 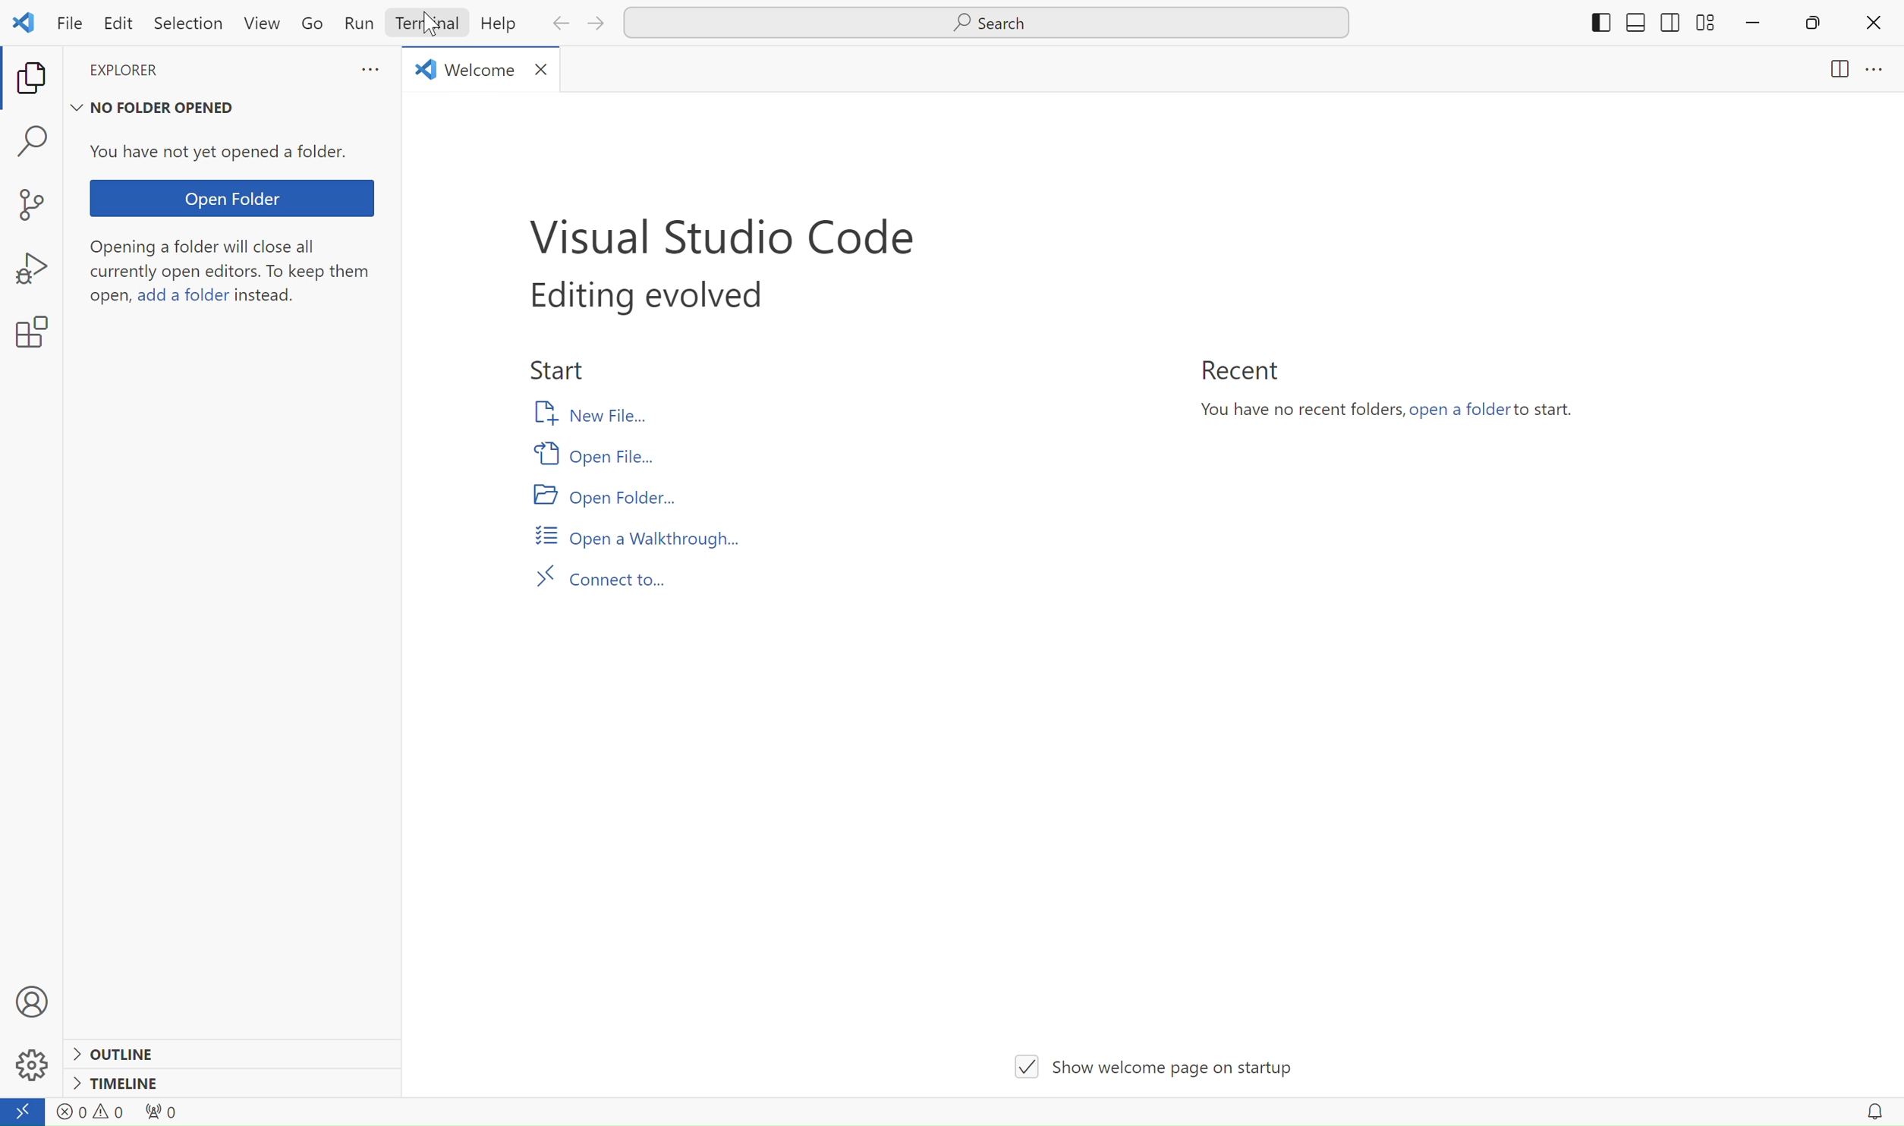 I want to click on settings, so click(x=32, y=1071).